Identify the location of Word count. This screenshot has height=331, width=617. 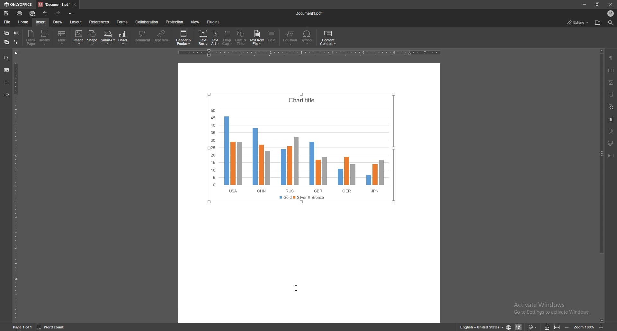
(51, 327).